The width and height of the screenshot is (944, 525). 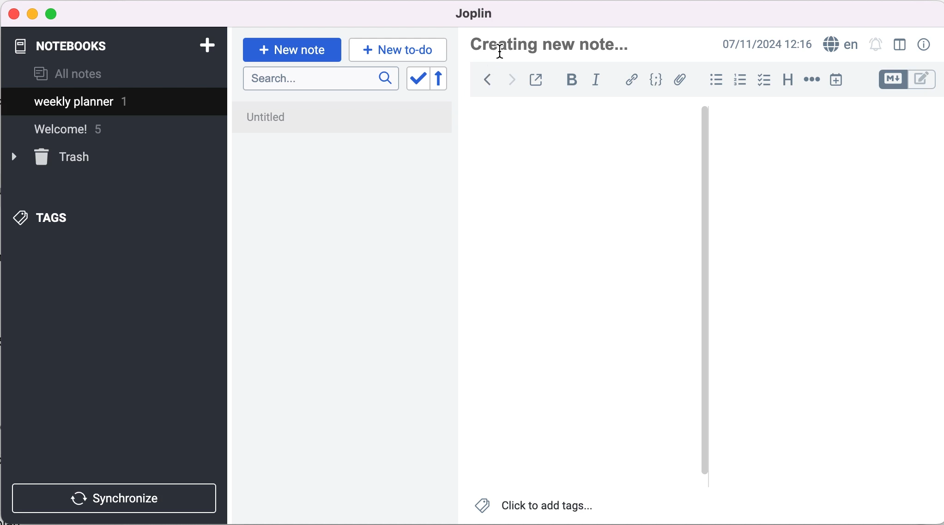 What do you see at coordinates (68, 46) in the screenshot?
I see `notebooks` at bounding box center [68, 46].